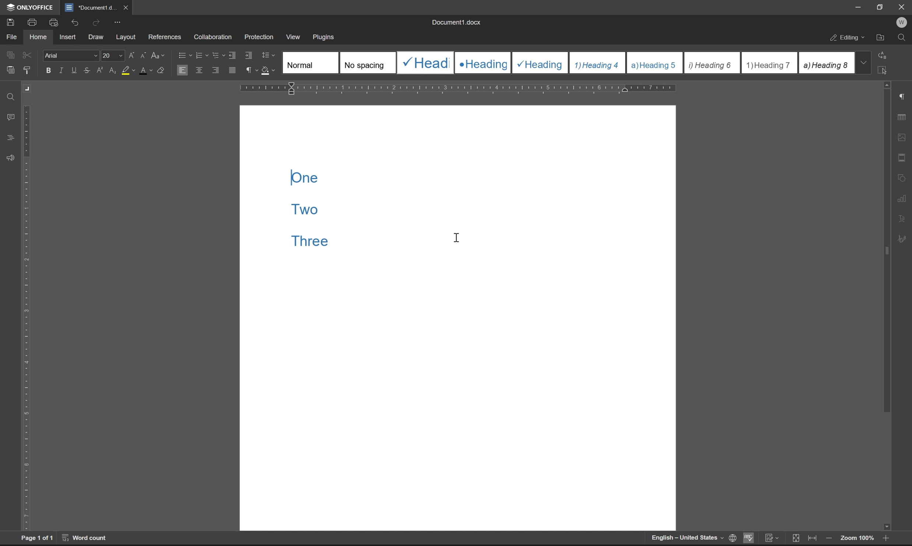 The width and height of the screenshot is (912, 546). Describe the element at coordinates (770, 63) in the screenshot. I see `Heading 7` at that location.